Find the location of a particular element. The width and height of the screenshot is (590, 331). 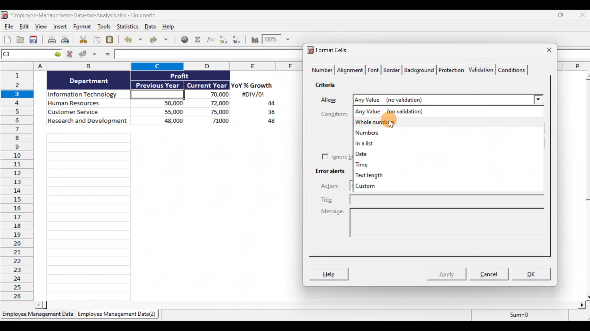

Scroll bar is located at coordinates (313, 304).